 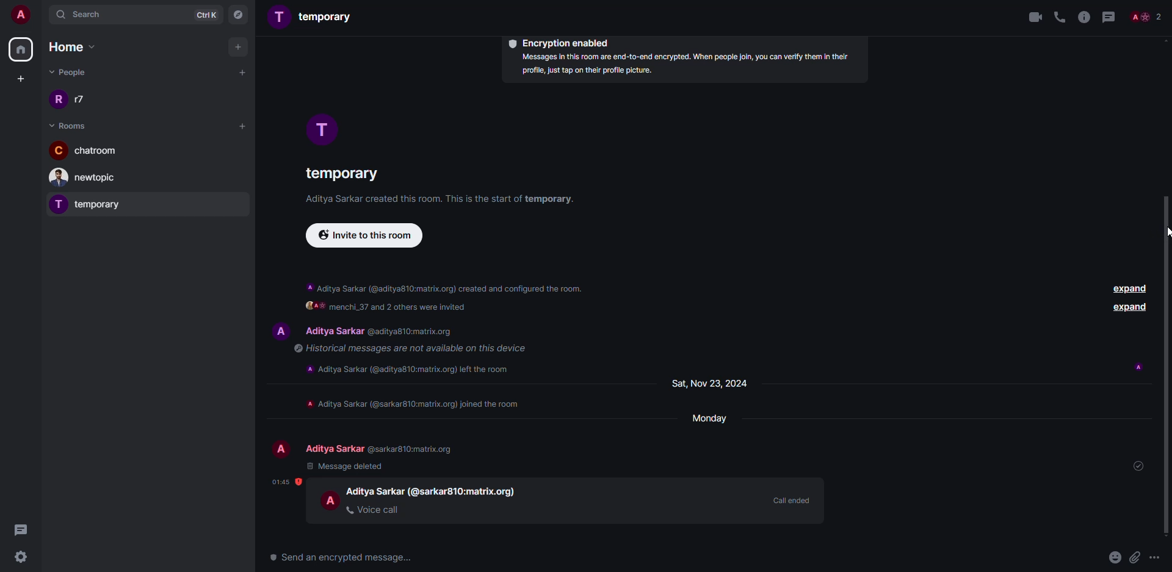 I want to click on © Historical messages are not available on this device, so click(x=408, y=348).